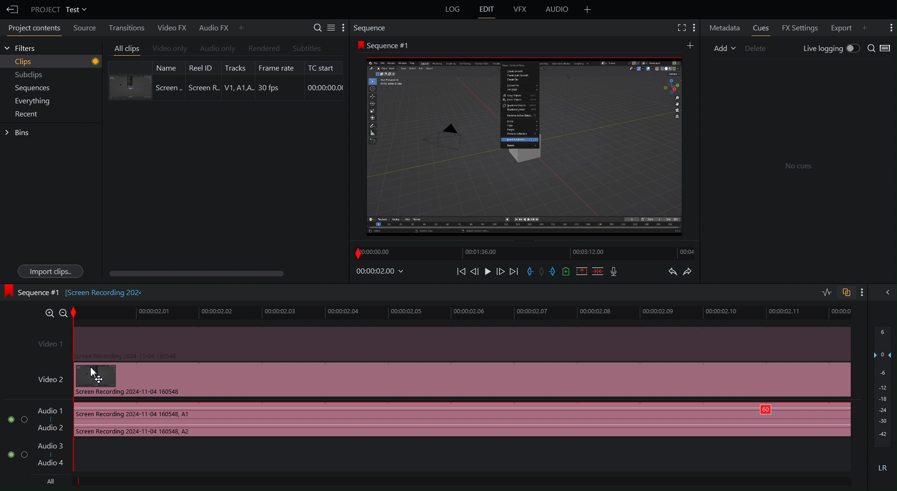  Describe the element at coordinates (307, 47) in the screenshot. I see `Subtitle` at that location.